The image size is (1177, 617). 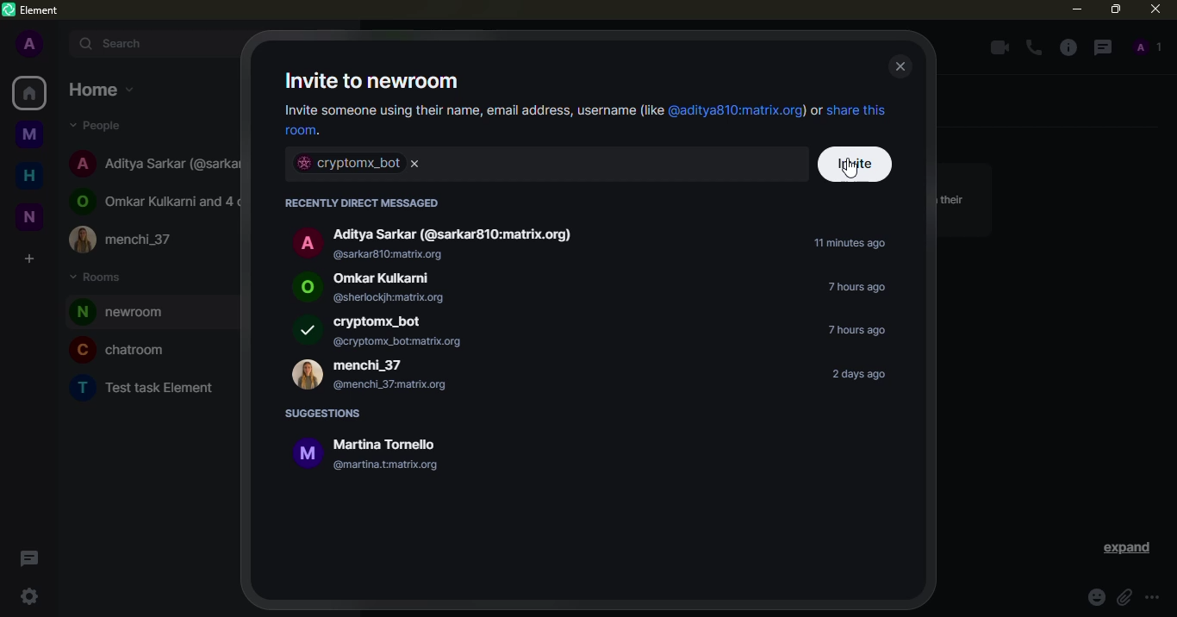 I want to click on video call, so click(x=996, y=47).